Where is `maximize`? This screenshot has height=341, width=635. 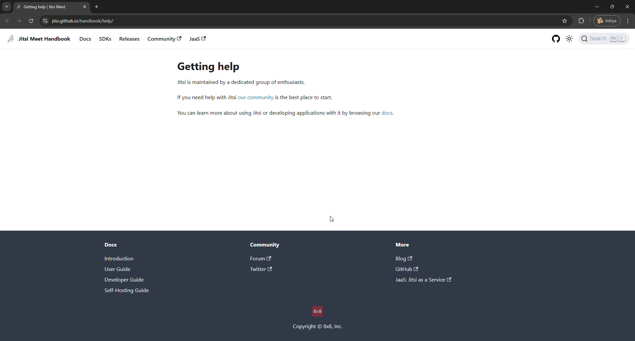
maximize is located at coordinates (612, 6).